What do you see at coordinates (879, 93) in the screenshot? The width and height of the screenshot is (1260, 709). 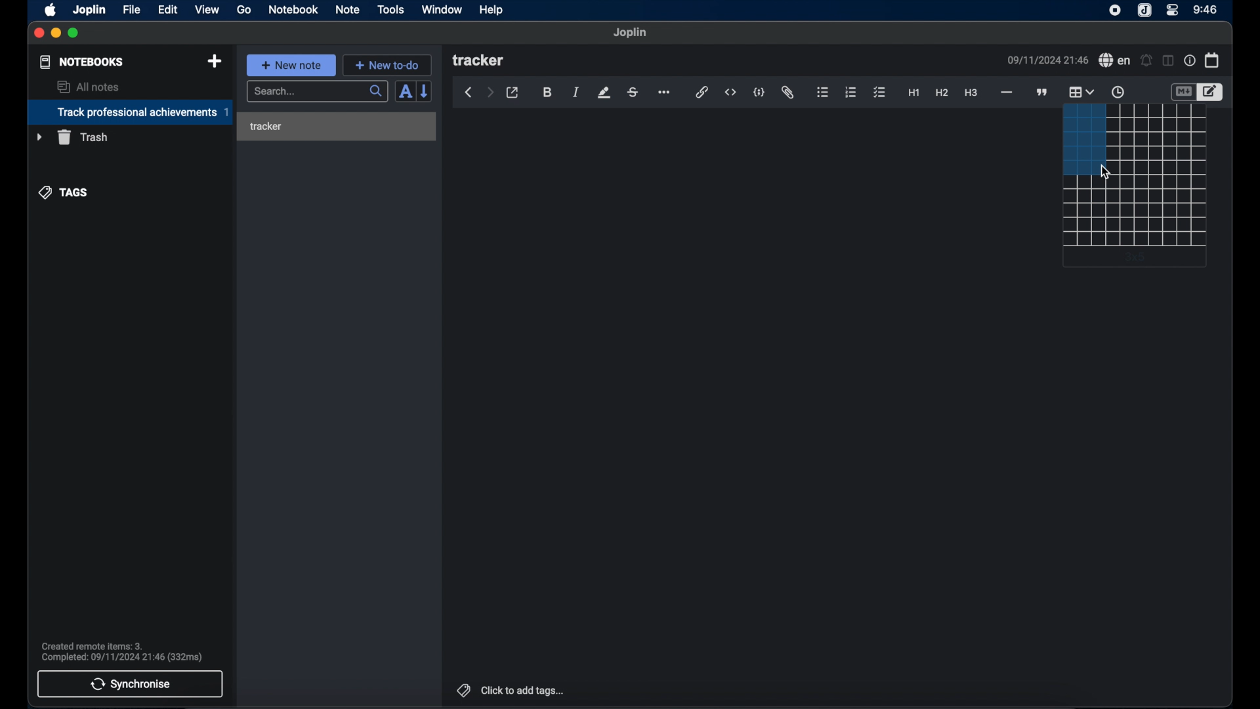 I see `checklist` at bounding box center [879, 93].